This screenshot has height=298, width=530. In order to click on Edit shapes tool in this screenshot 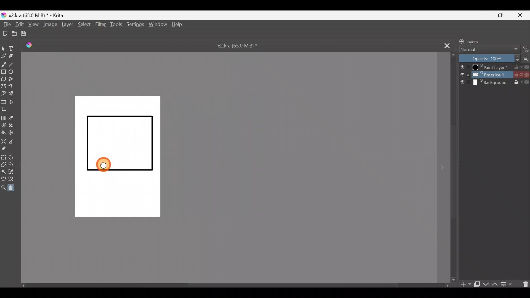, I will do `click(3, 56)`.